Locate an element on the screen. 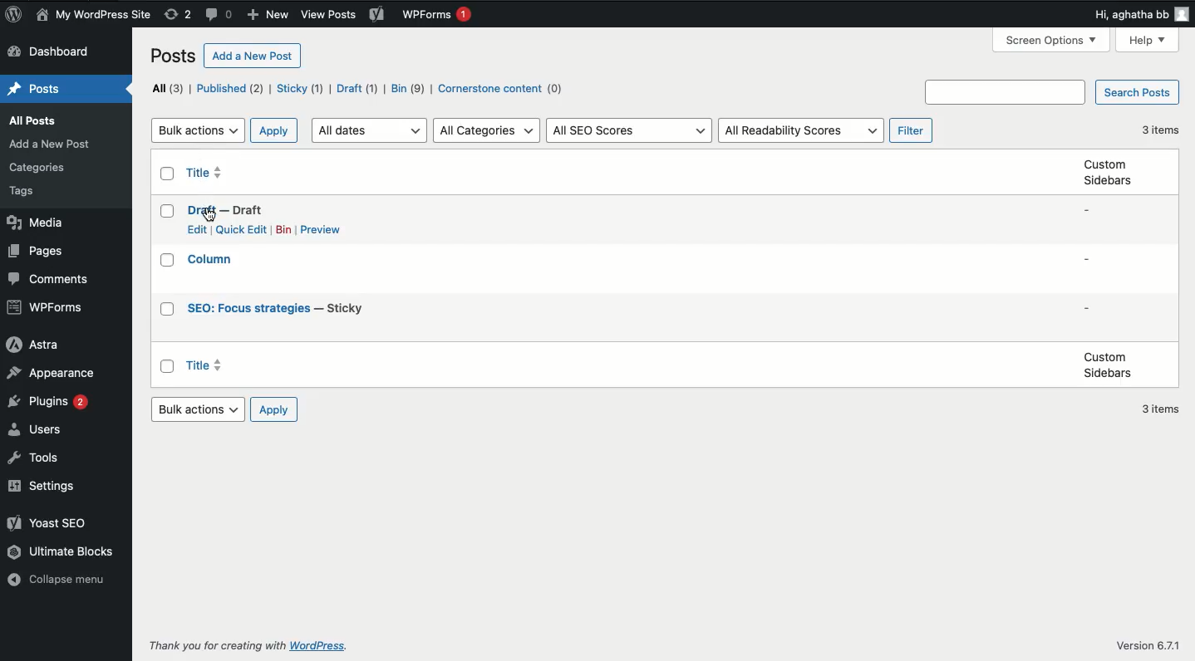 This screenshot has width=1195, height=661. Checkbox is located at coordinates (169, 309).